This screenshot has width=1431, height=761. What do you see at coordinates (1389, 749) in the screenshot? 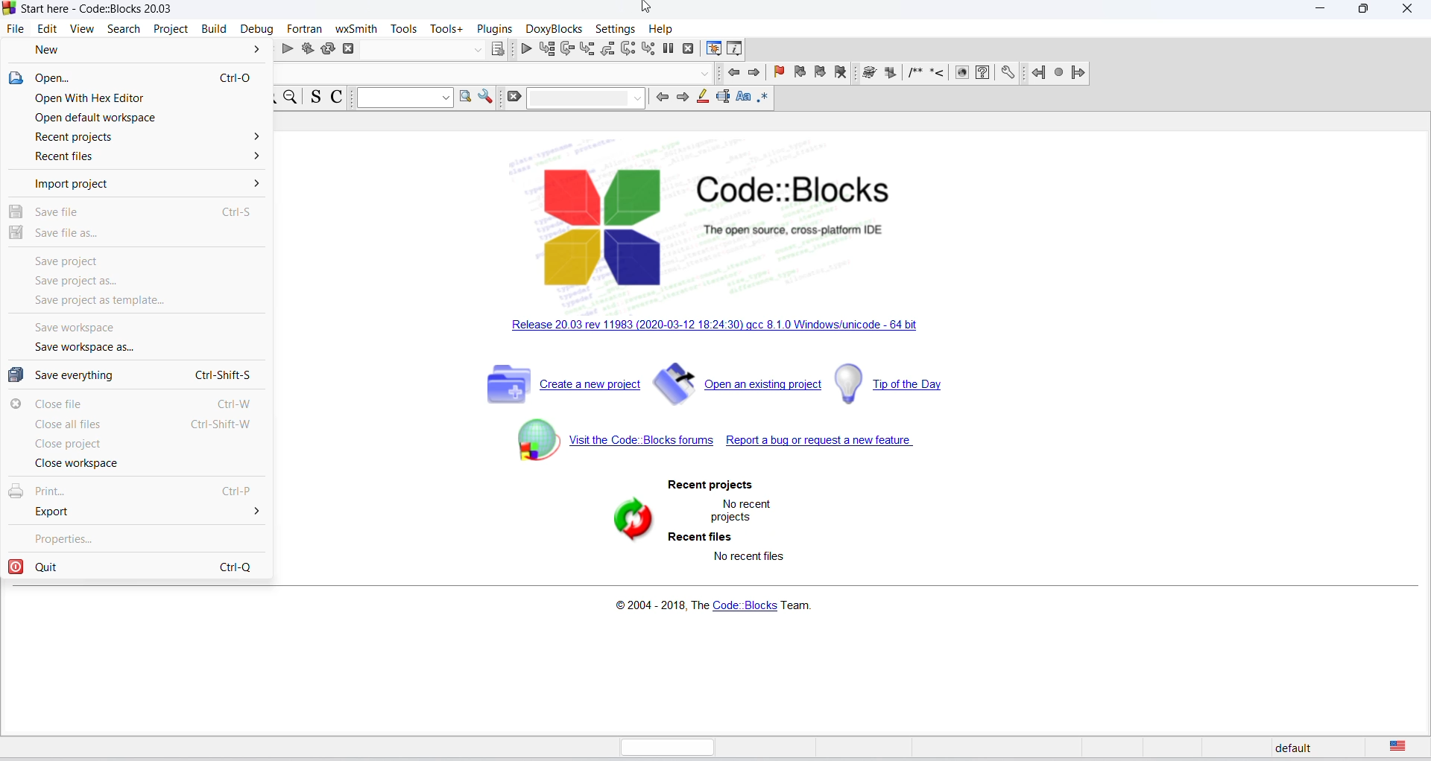
I see `text language` at bounding box center [1389, 749].